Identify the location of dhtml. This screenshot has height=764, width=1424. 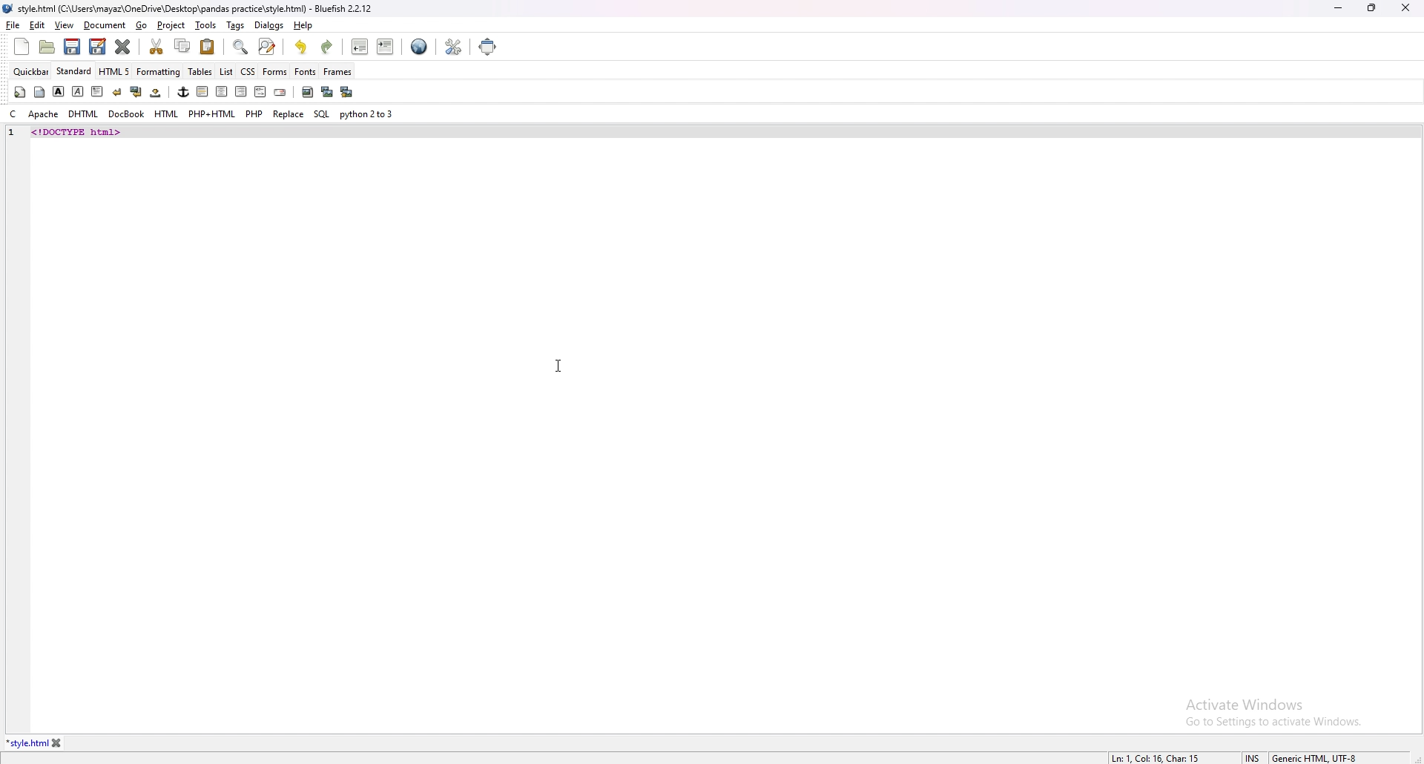
(83, 115).